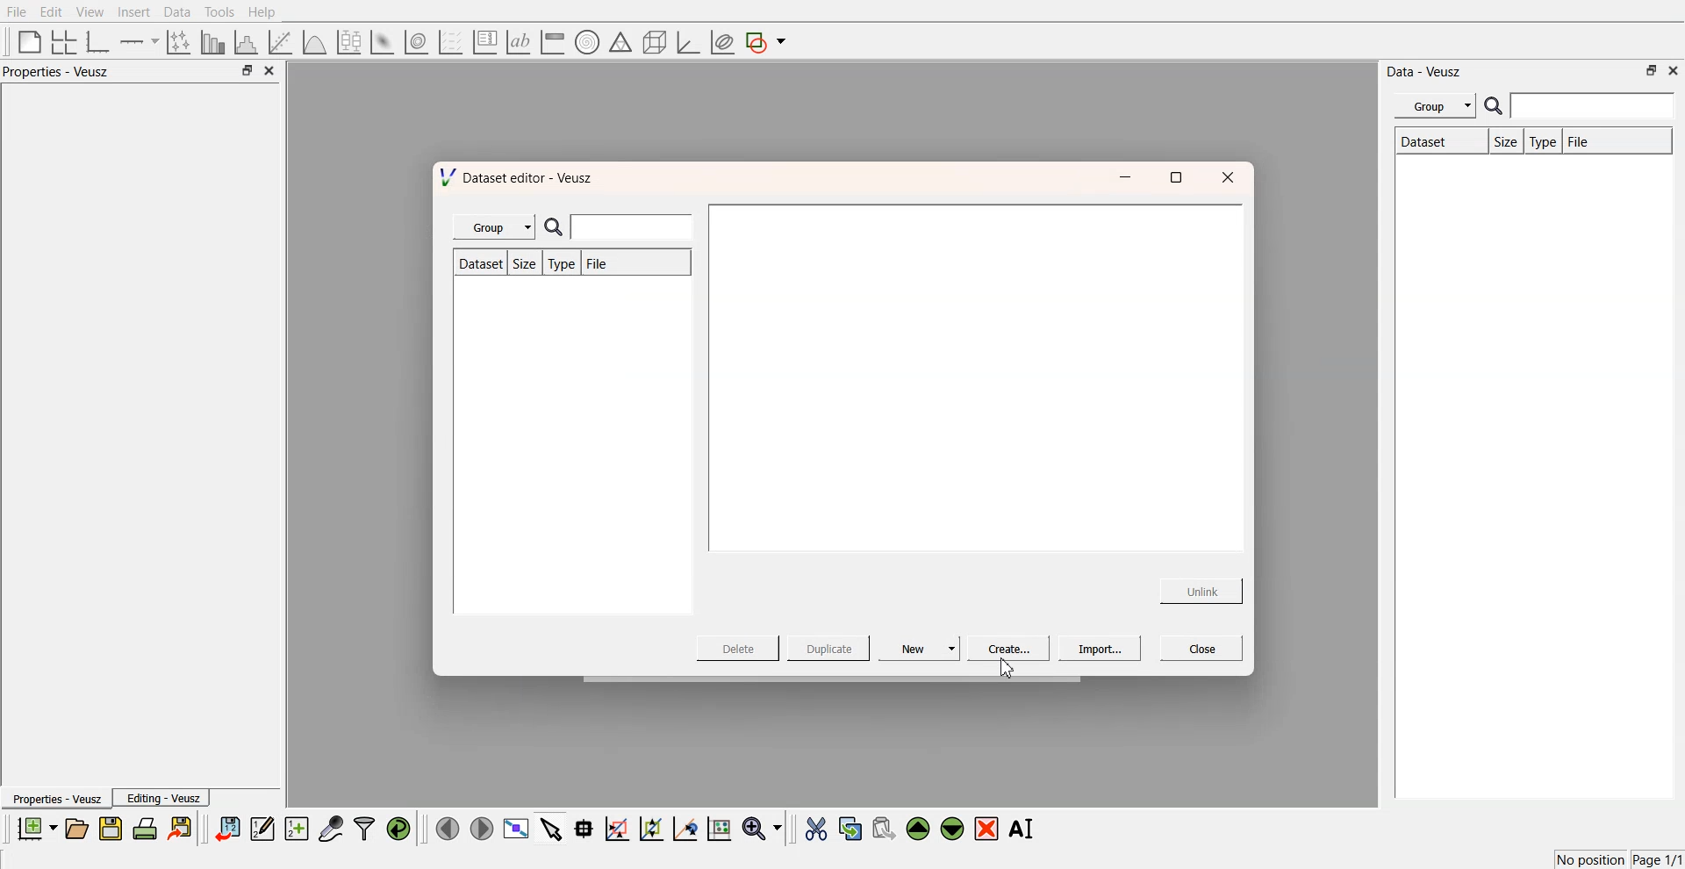  What do you see at coordinates (1100, 649) in the screenshot?
I see `Import...` at bounding box center [1100, 649].